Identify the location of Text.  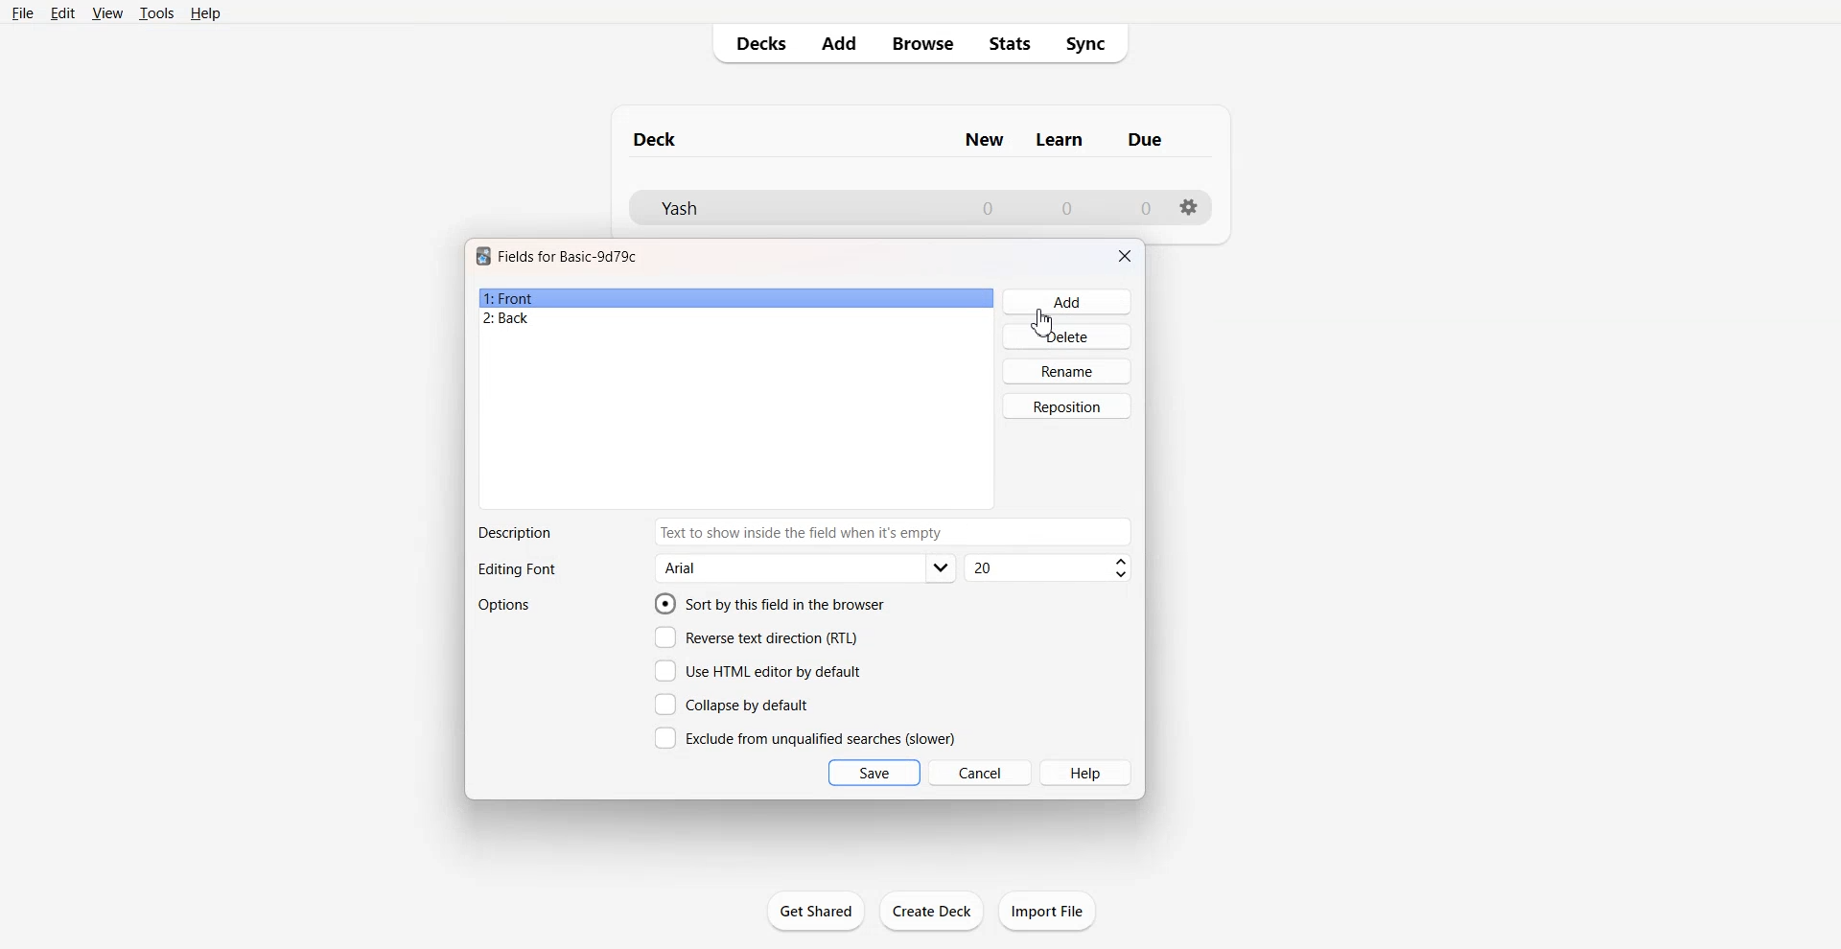
(516, 570).